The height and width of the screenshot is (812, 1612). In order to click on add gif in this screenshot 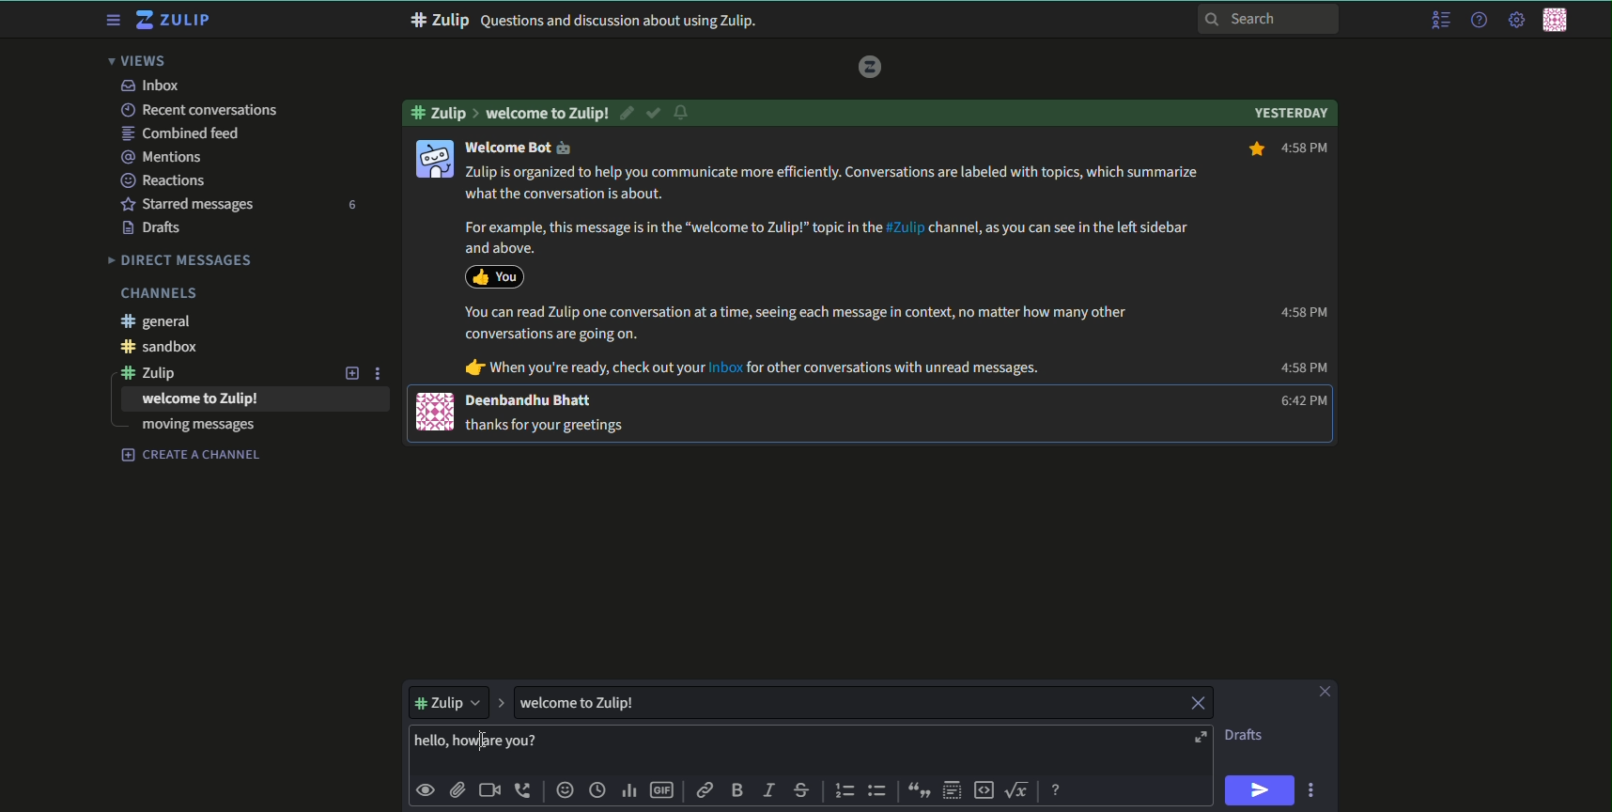, I will do `click(664, 792)`.